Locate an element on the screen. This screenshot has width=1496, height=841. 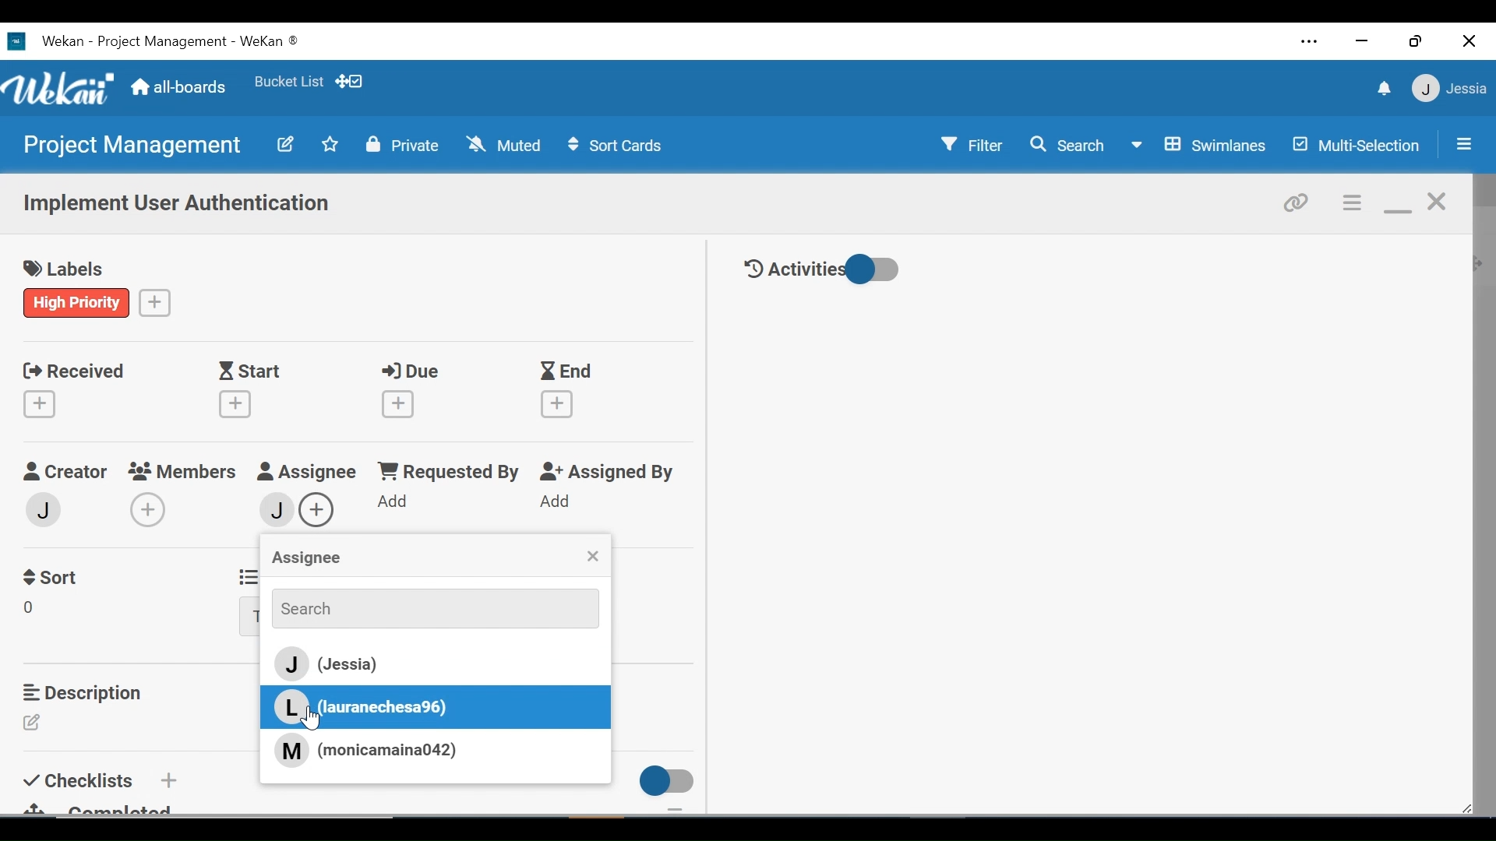
List Dropdown menu is located at coordinates (249, 618).